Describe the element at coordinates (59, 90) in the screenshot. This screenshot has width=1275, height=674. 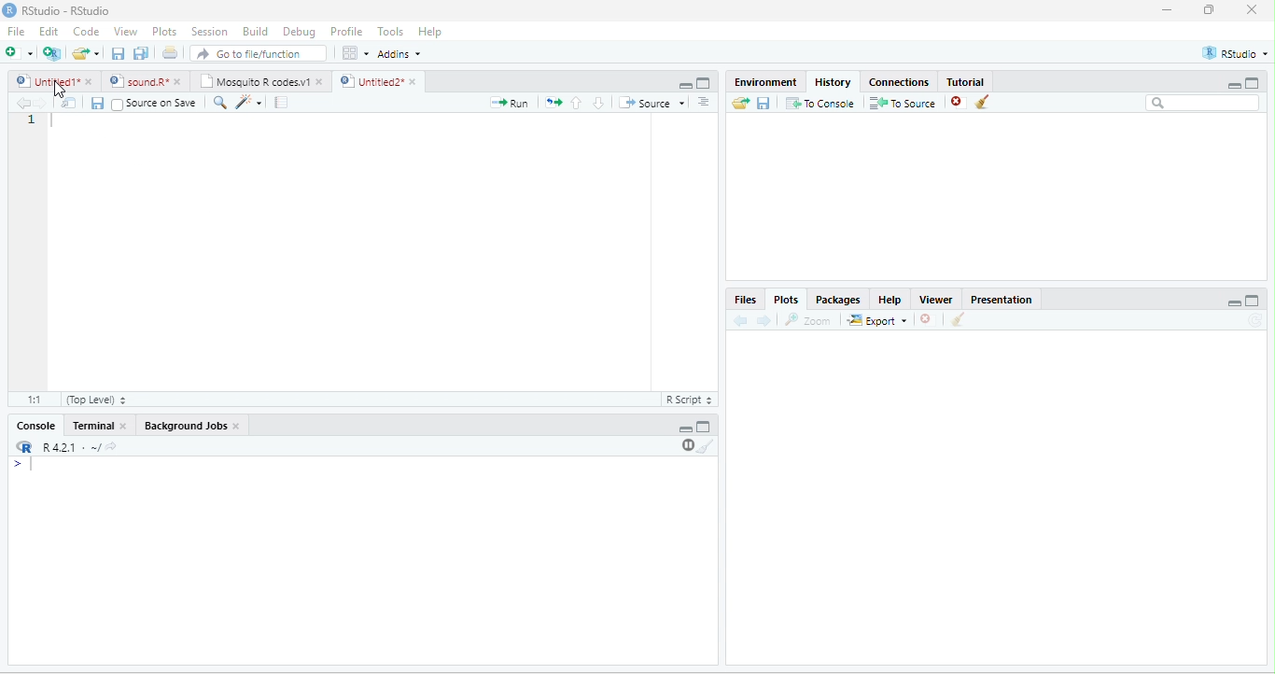
I see `cursor` at that location.